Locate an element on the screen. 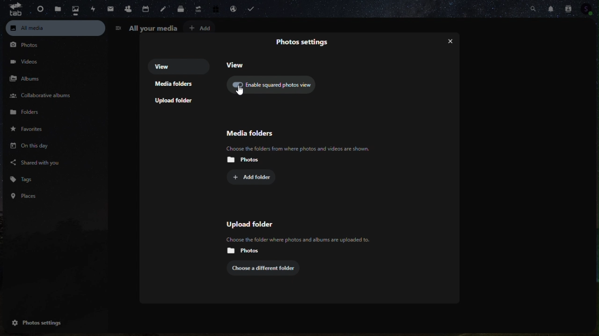 The image size is (599, 336).  is located at coordinates (296, 239).